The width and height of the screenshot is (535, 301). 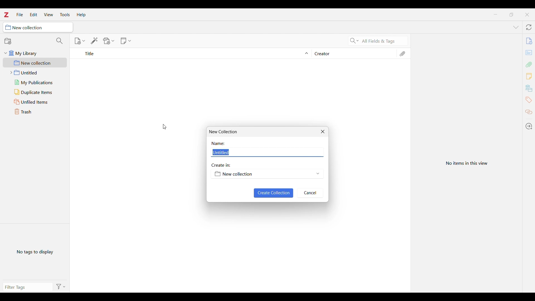 What do you see at coordinates (267, 174) in the screenshot?
I see `Folder options to save new collection` at bounding box center [267, 174].